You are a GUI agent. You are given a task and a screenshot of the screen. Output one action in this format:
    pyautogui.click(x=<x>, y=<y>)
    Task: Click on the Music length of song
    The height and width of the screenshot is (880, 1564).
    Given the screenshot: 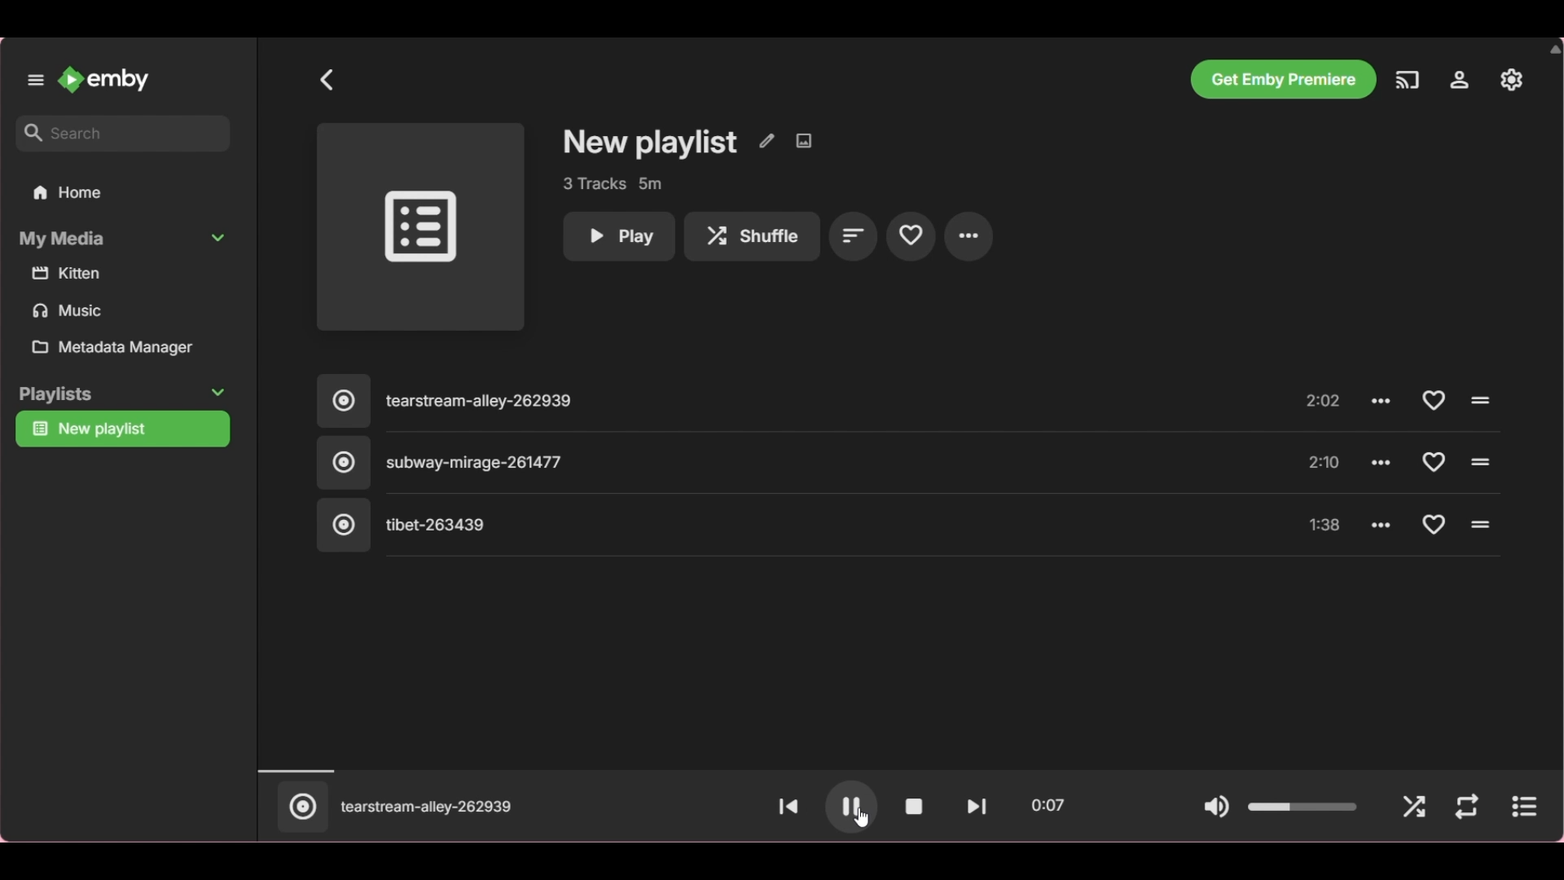 What is the action you would take?
    pyautogui.click(x=1325, y=463)
    